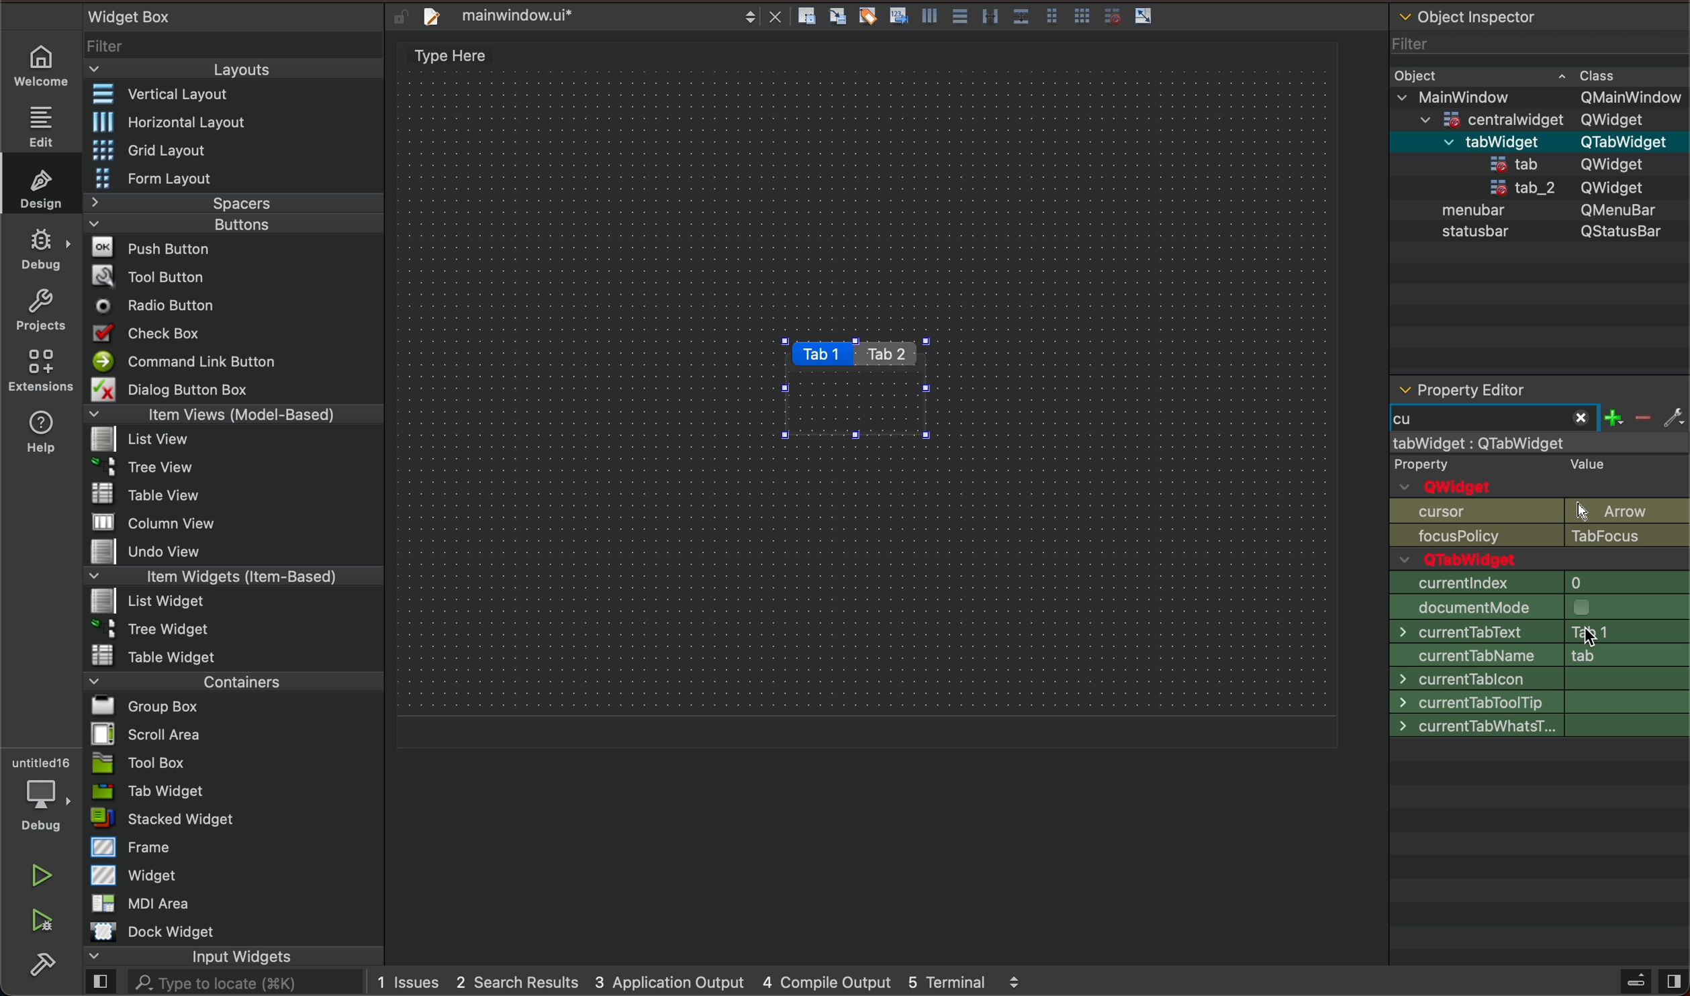  What do you see at coordinates (1608, 231) in the screenshot?
I see `QStatusBar` at bounding box center [1608, 231].